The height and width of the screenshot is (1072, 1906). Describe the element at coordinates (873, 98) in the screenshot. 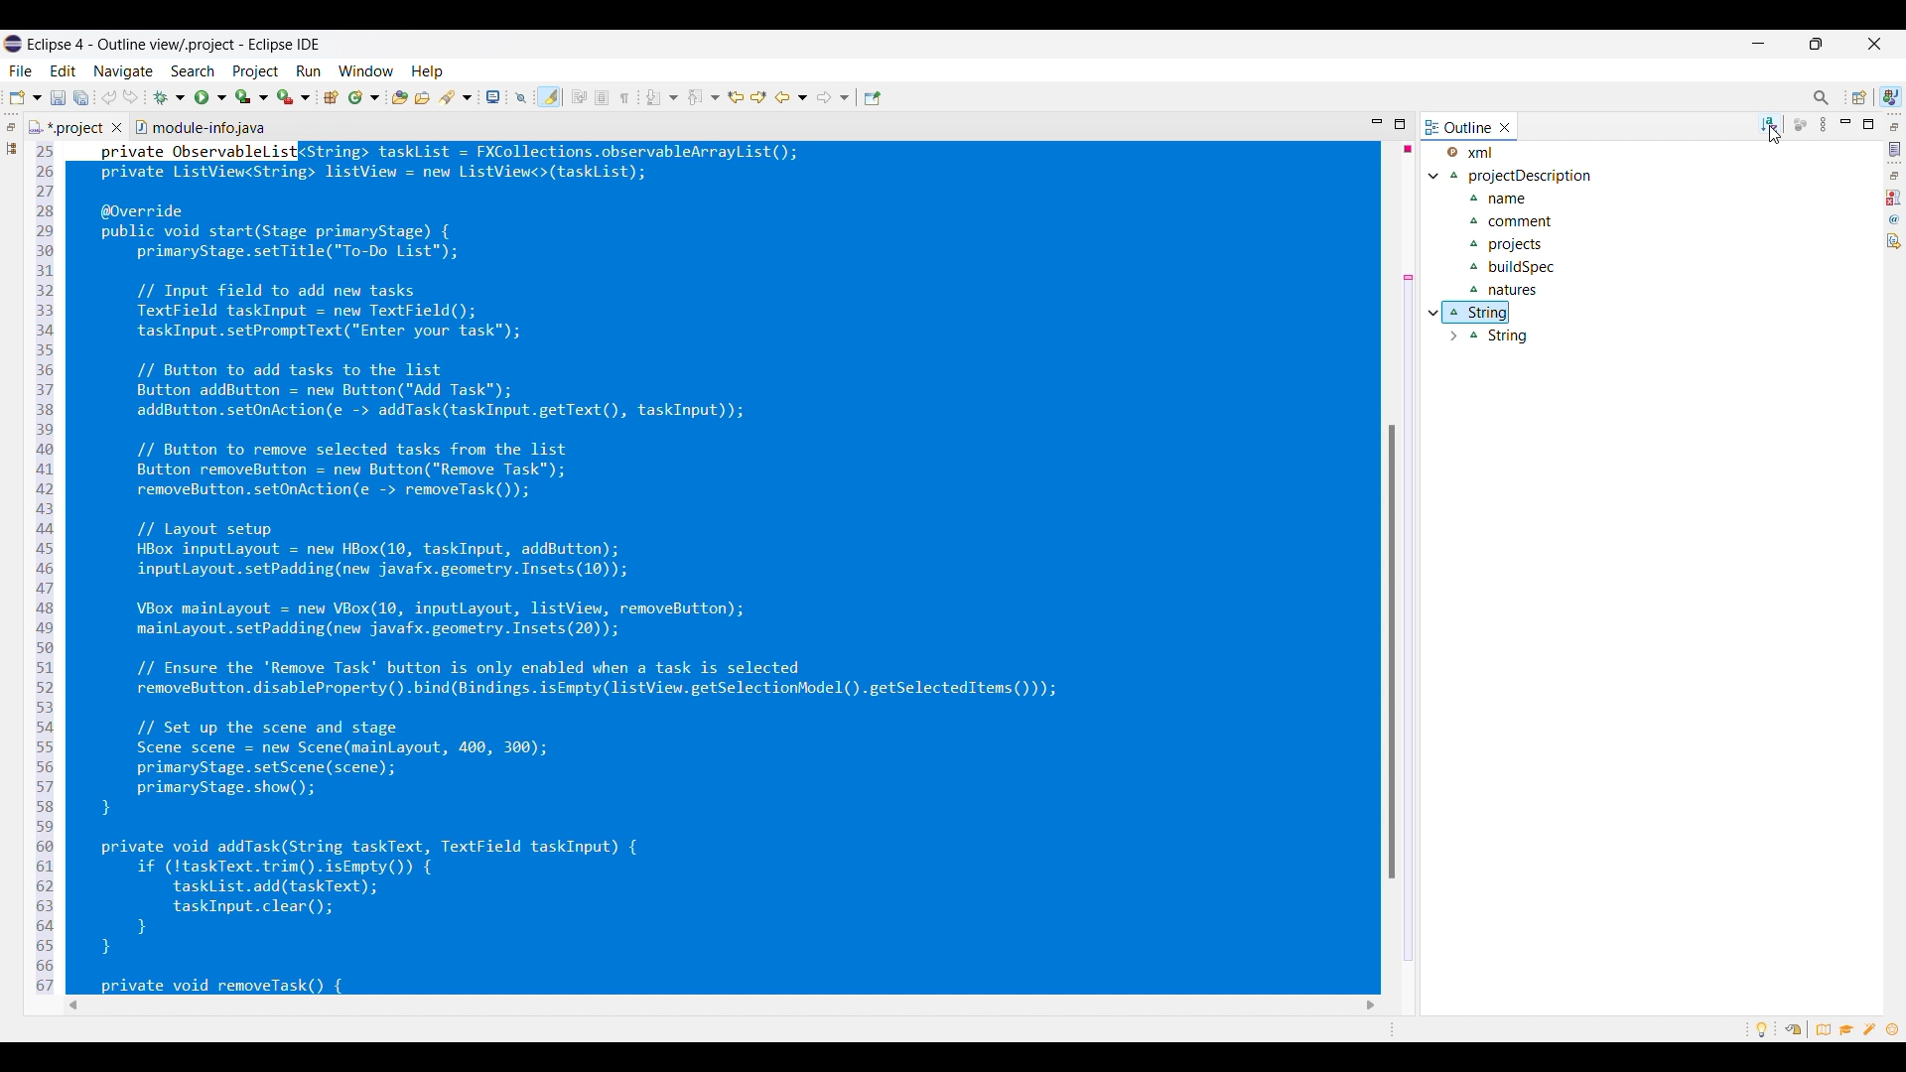

I see `Pin editor` at that location.